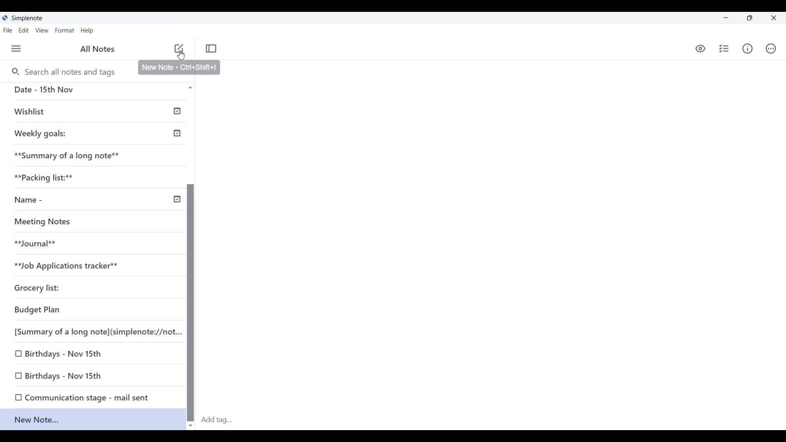  What do you see at coordinates (15, 398) in the screenshot?
I see `checkbox` at bounding box center [15, 398].